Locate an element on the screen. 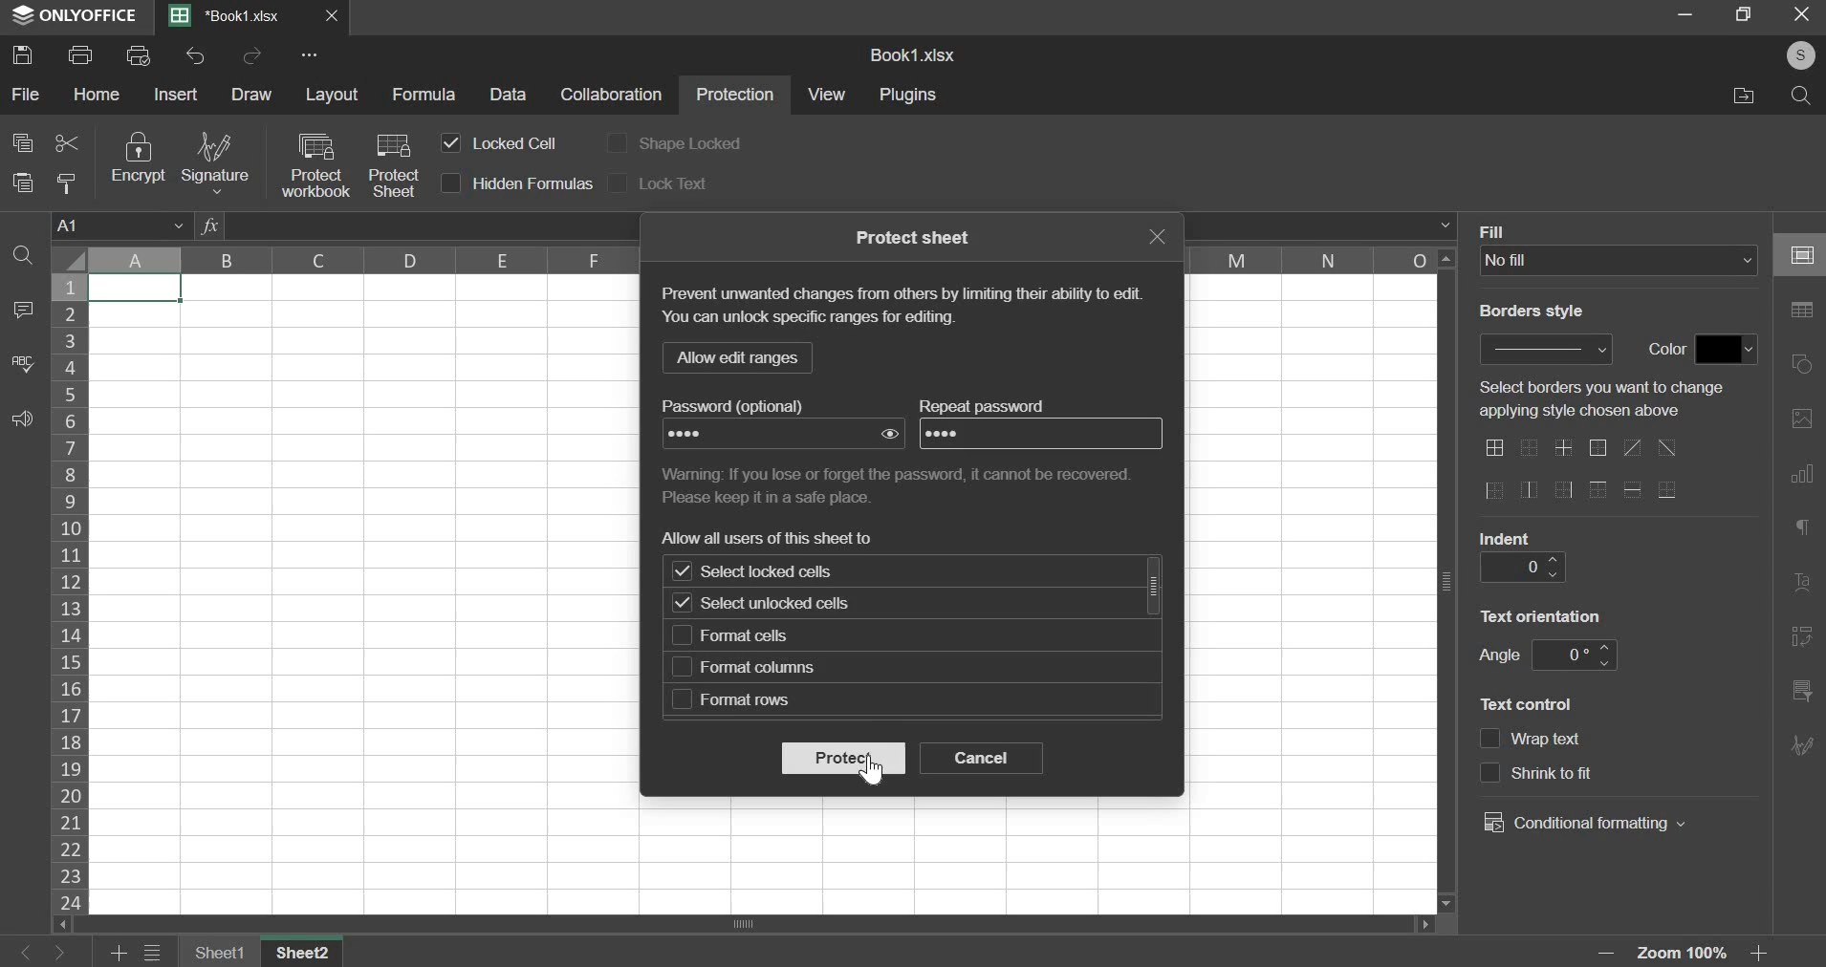 The image size is (1826, 967). scrollbar is located at coordinates (1155, 585).